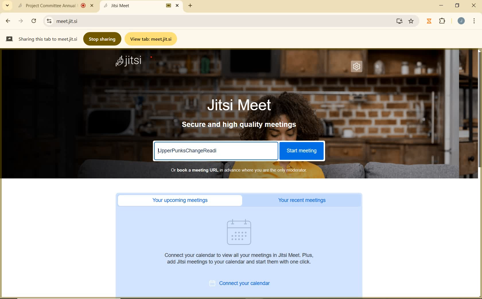  Describe the element at coordinates (48, 21) in the screenshot. I see `settings` at that location.